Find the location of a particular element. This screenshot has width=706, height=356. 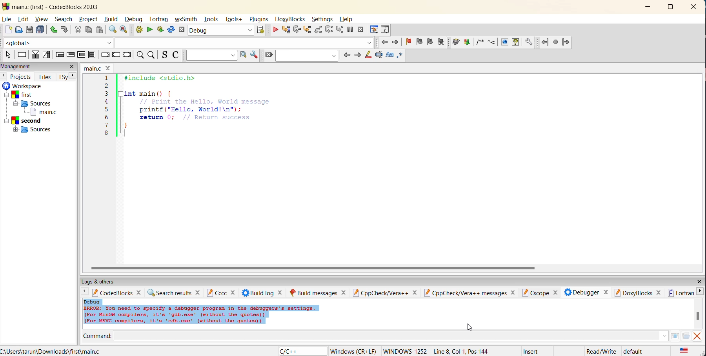

fortran info is located at coordinates (681, 293).